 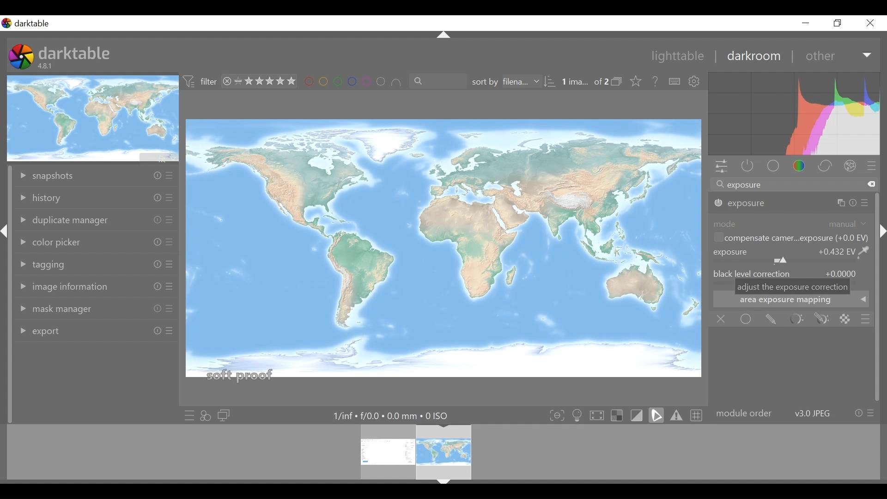 What do you see at coordinates (584, 82) in the screenshot?
I see `image selected out of` at bounding box center [584, 82].